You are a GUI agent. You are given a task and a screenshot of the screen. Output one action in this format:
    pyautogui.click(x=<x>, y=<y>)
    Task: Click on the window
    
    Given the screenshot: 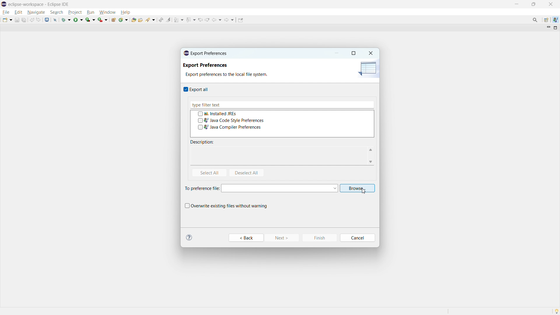 What is the action you would take?
    pyautogui.click(x=107, y=12)
    